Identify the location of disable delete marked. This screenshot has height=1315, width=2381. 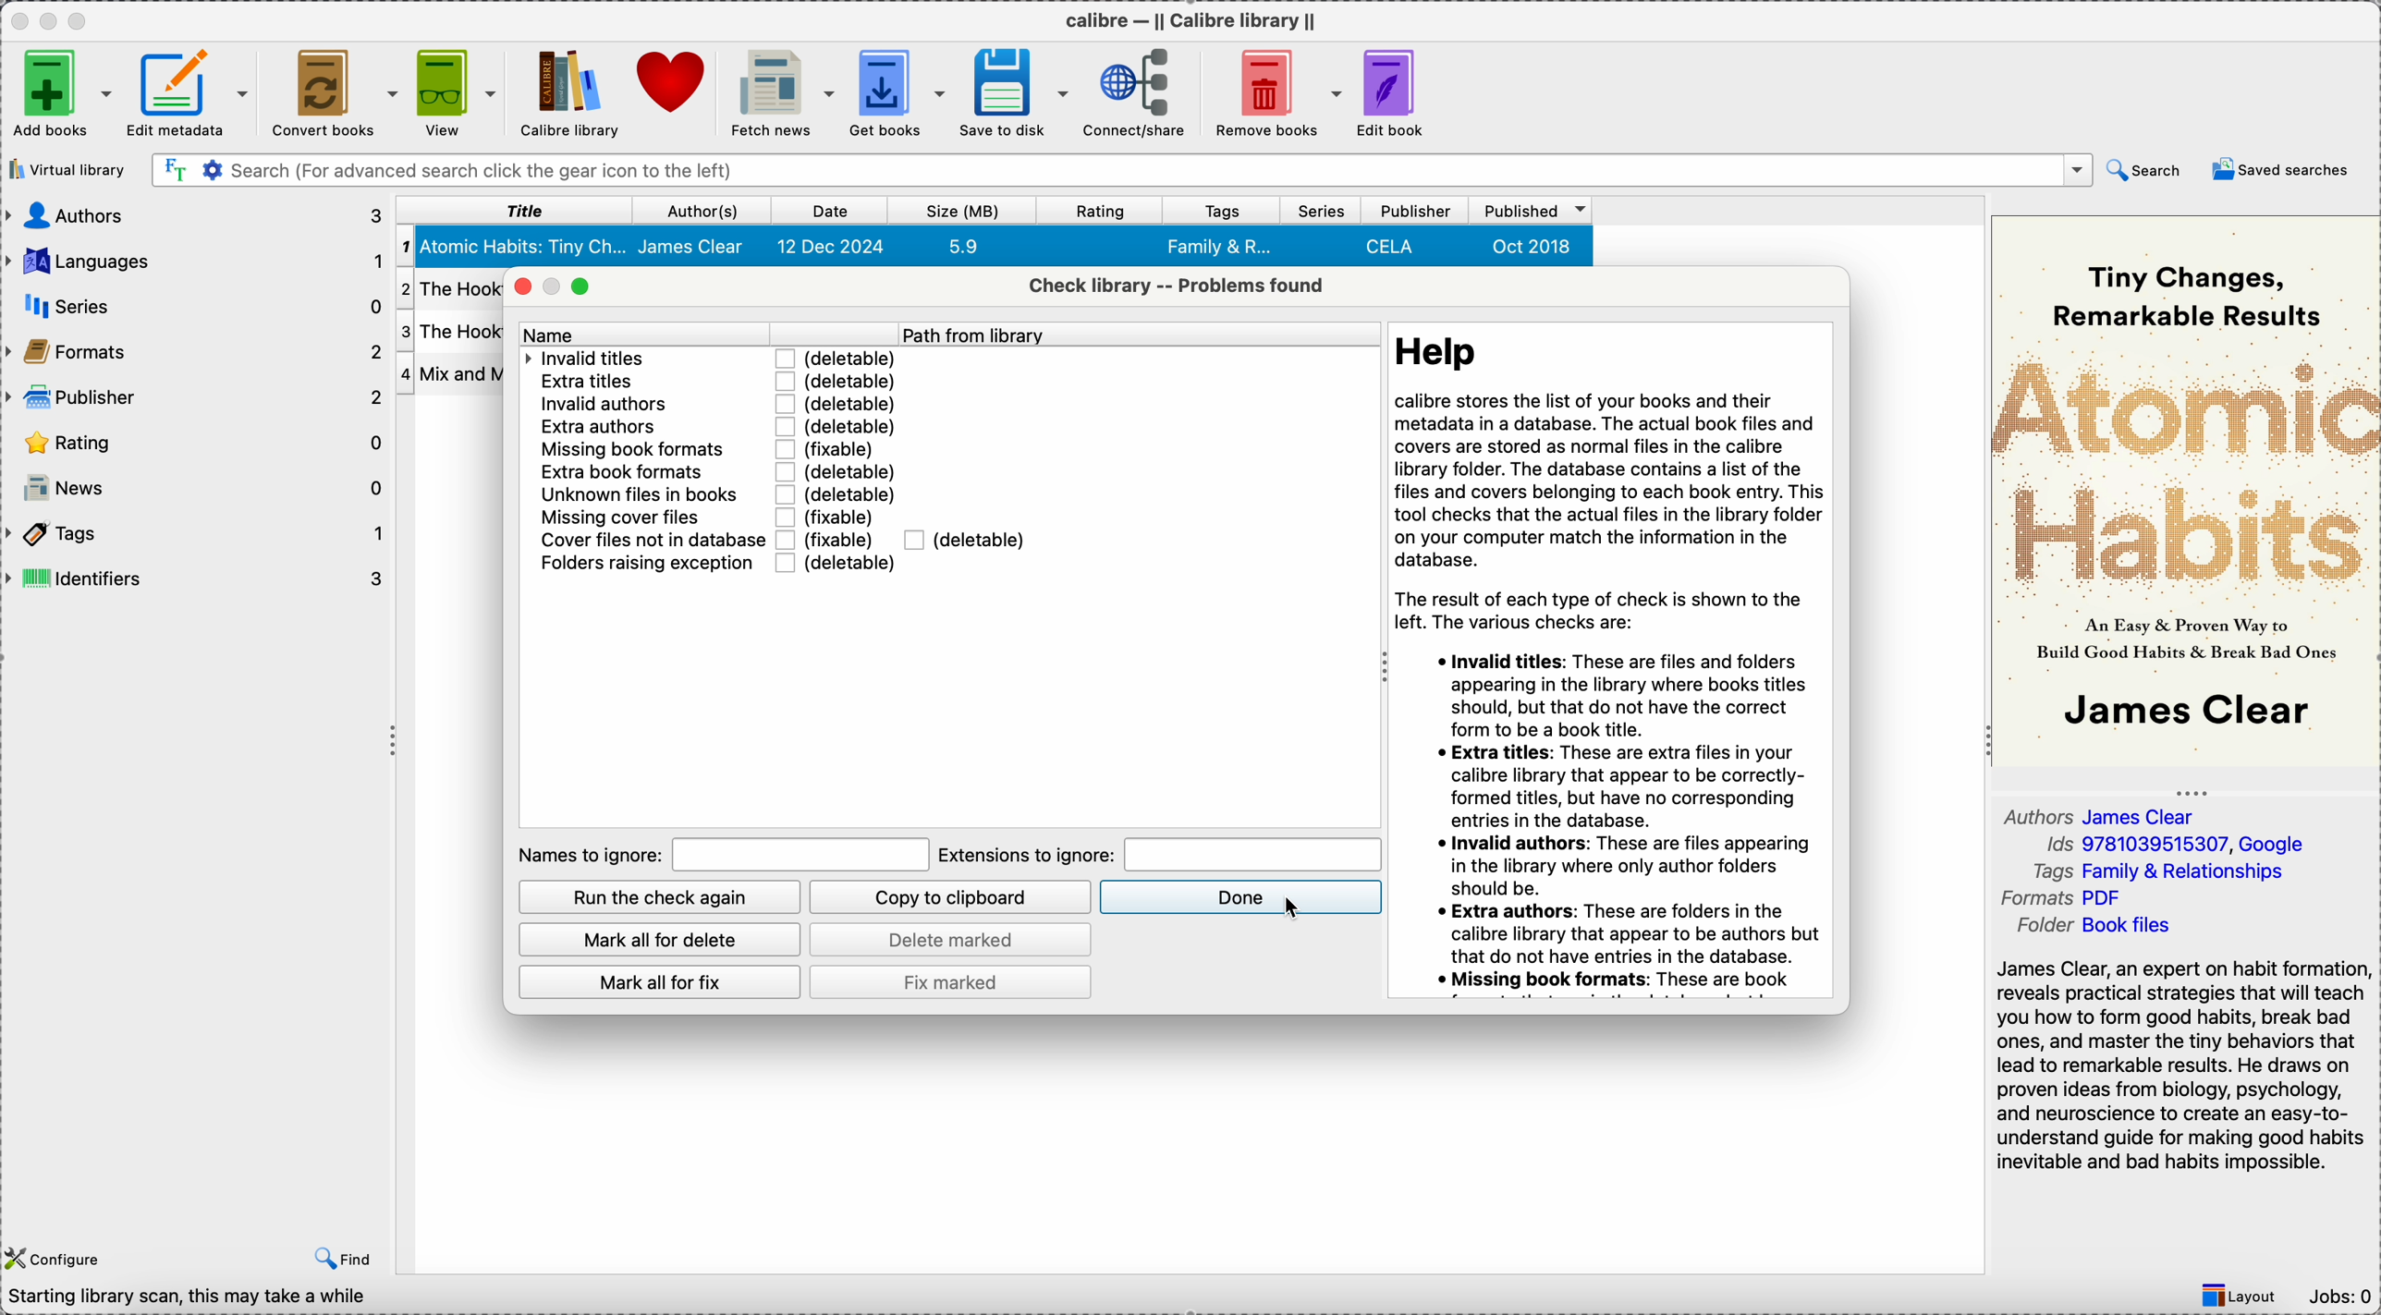
(954, 938).